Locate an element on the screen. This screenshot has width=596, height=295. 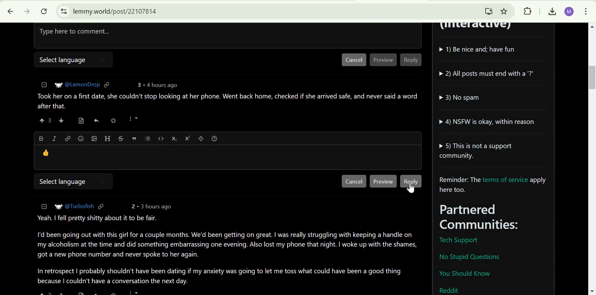
Reload this page is located at coordinates (44, 11).